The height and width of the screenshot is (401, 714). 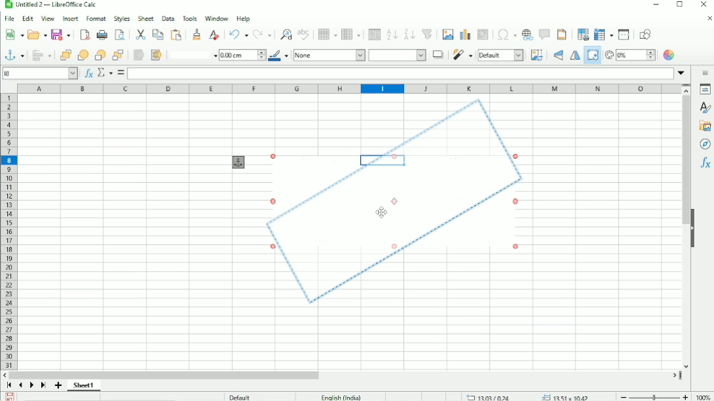 I want to click on Save, so click(x=10, y=396).